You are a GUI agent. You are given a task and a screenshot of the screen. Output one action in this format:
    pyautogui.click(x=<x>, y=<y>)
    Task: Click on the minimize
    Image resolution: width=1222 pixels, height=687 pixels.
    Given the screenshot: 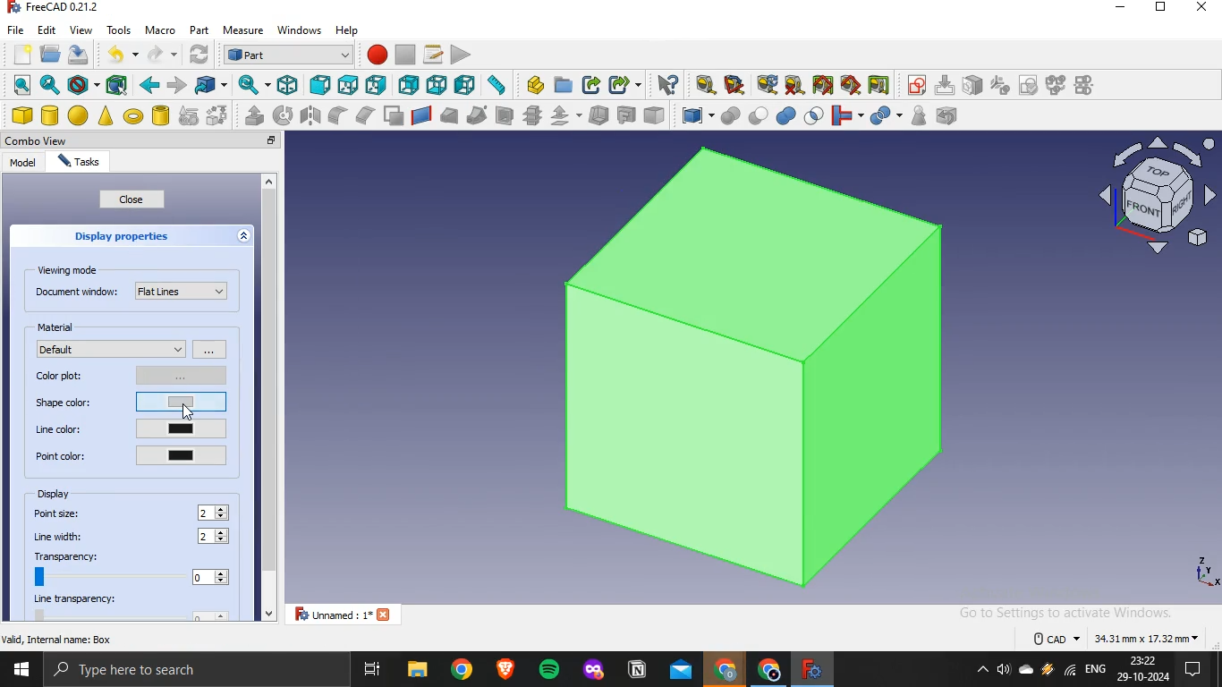 What is the action you would take?
    pyautogui.click(x=1120, y=8)
    